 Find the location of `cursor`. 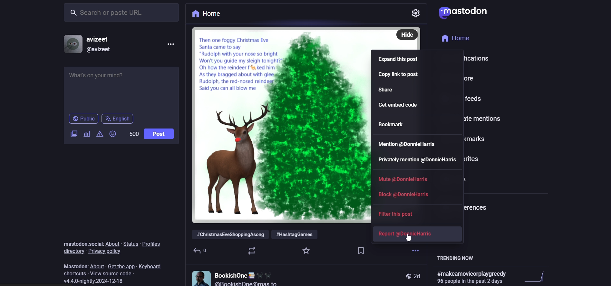

cursor is located at coordinates (405, 241).